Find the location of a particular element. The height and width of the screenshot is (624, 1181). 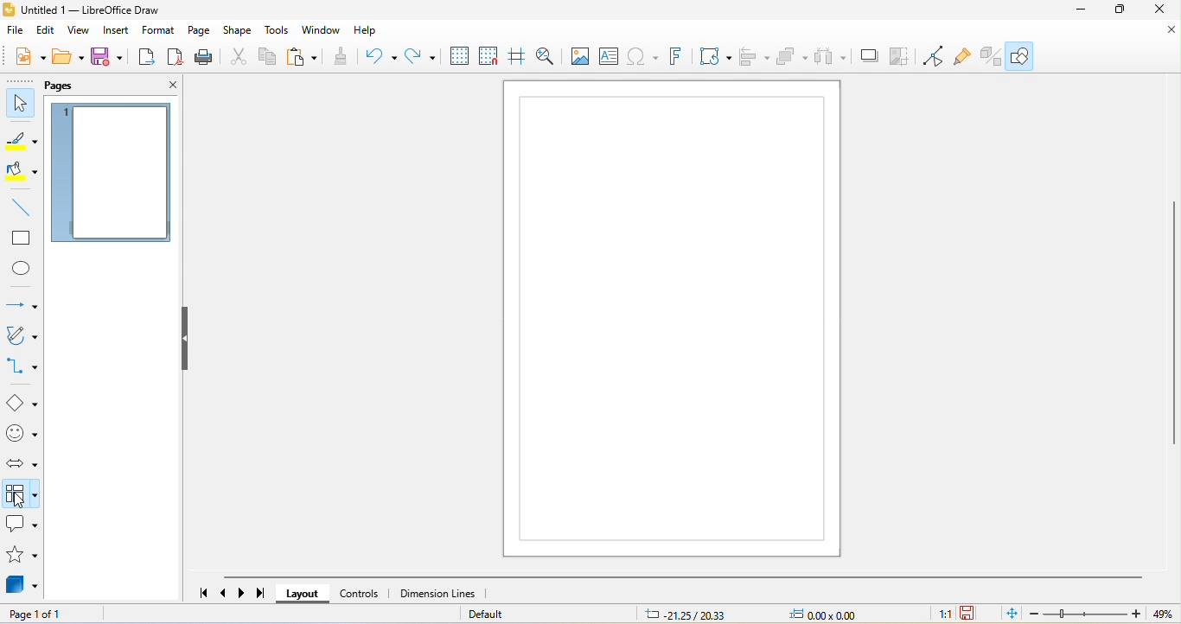

page 1 is located at coordinates (111, 175).